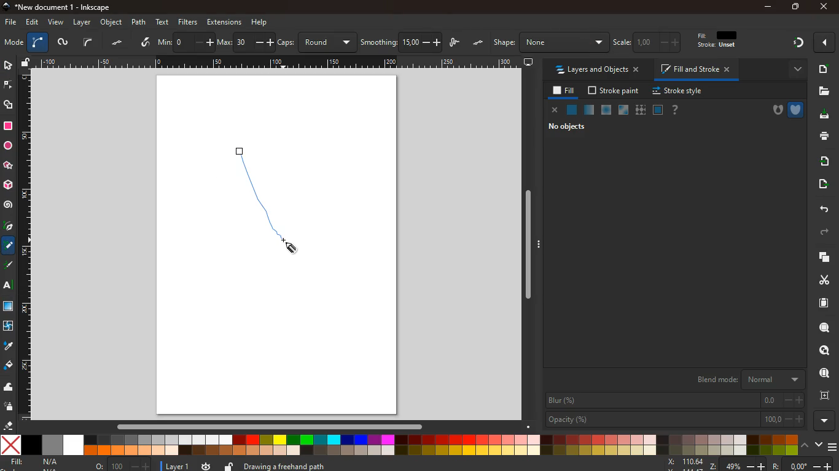 This screenshot has height=471, width=839. I want to click on normal, so click(572, 112).